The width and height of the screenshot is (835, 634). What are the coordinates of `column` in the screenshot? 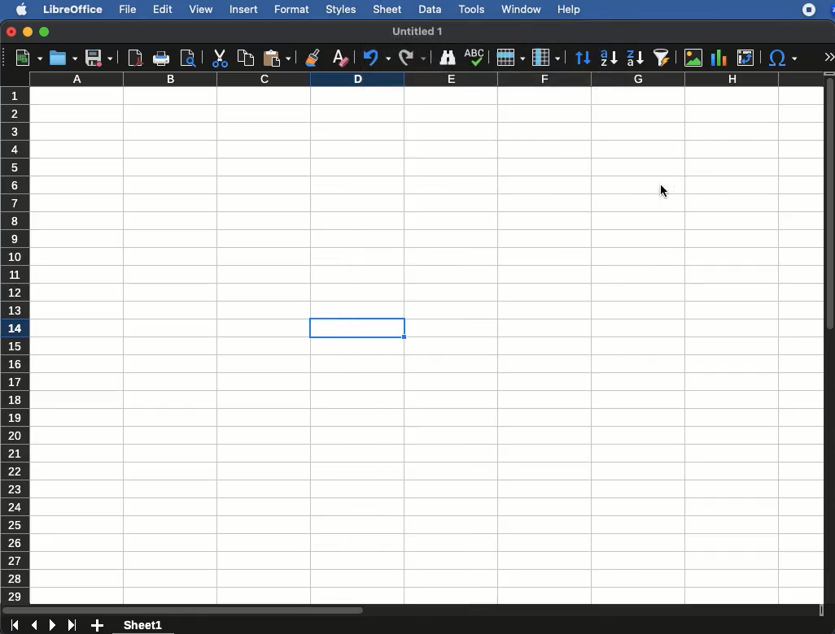 It's located at (545, 56).